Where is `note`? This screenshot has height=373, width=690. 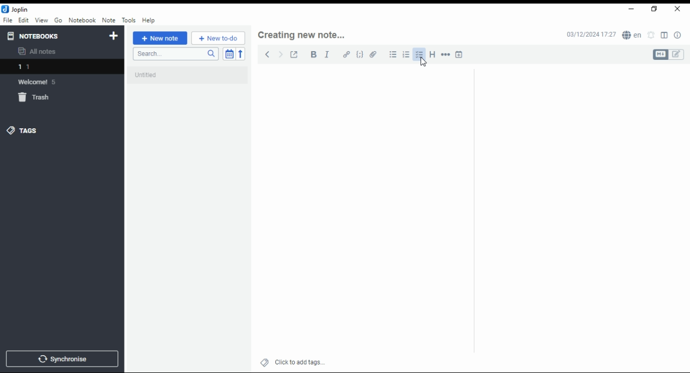 note is located at coordinates (108, 20).